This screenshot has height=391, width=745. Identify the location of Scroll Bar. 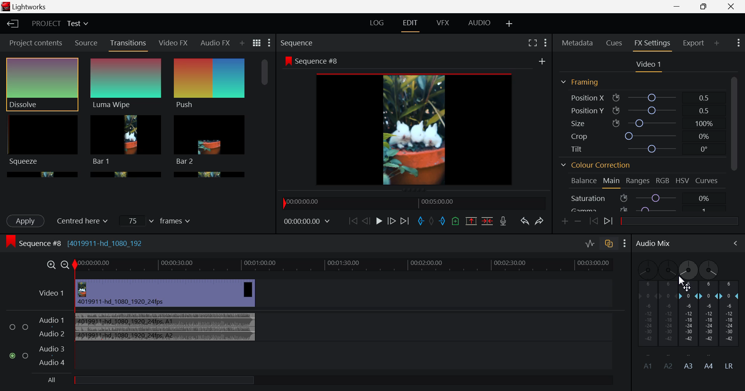
(736, 143).